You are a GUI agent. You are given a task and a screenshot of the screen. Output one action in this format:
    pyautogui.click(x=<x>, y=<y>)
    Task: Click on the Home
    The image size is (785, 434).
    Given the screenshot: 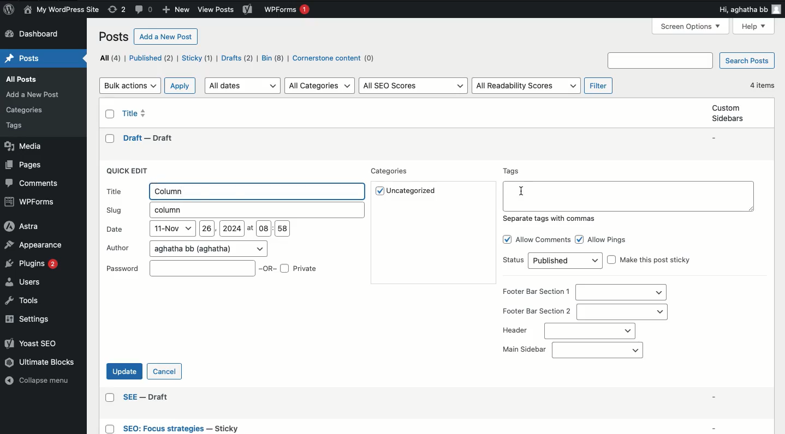 What is the action you would take?
    pyautogui.click(x=21, y=59)
    